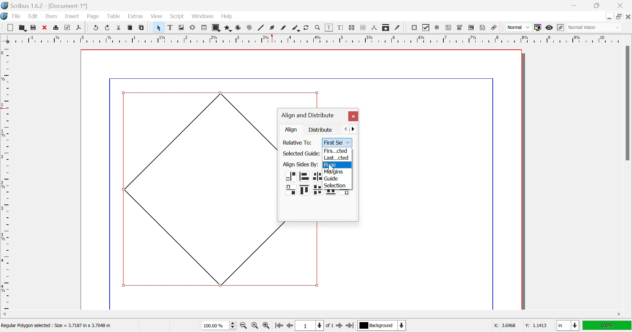  What do you see at coordinates (363, 28) in the screenshot?
I see `Unlink text frames` at bounding box center [363, 28].